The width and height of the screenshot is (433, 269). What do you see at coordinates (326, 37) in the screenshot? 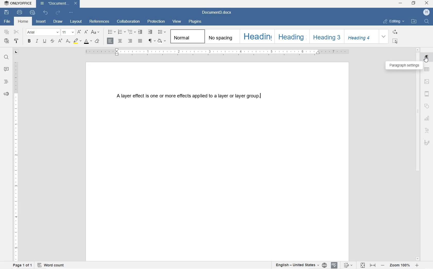
I see `HEADING 3` at bounding box center [326, 37].